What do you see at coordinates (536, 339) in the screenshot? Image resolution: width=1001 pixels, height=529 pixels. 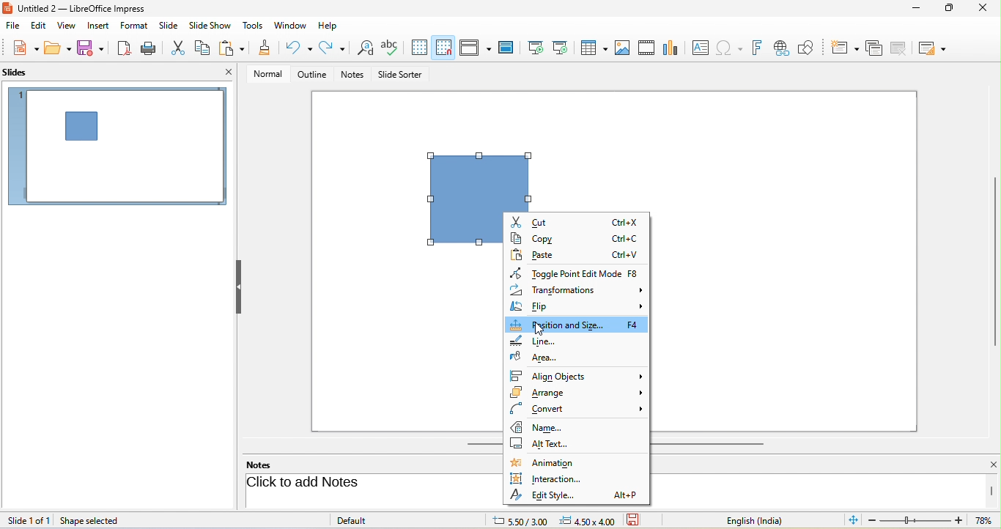 I see `line` at bounding box center [536, 339].